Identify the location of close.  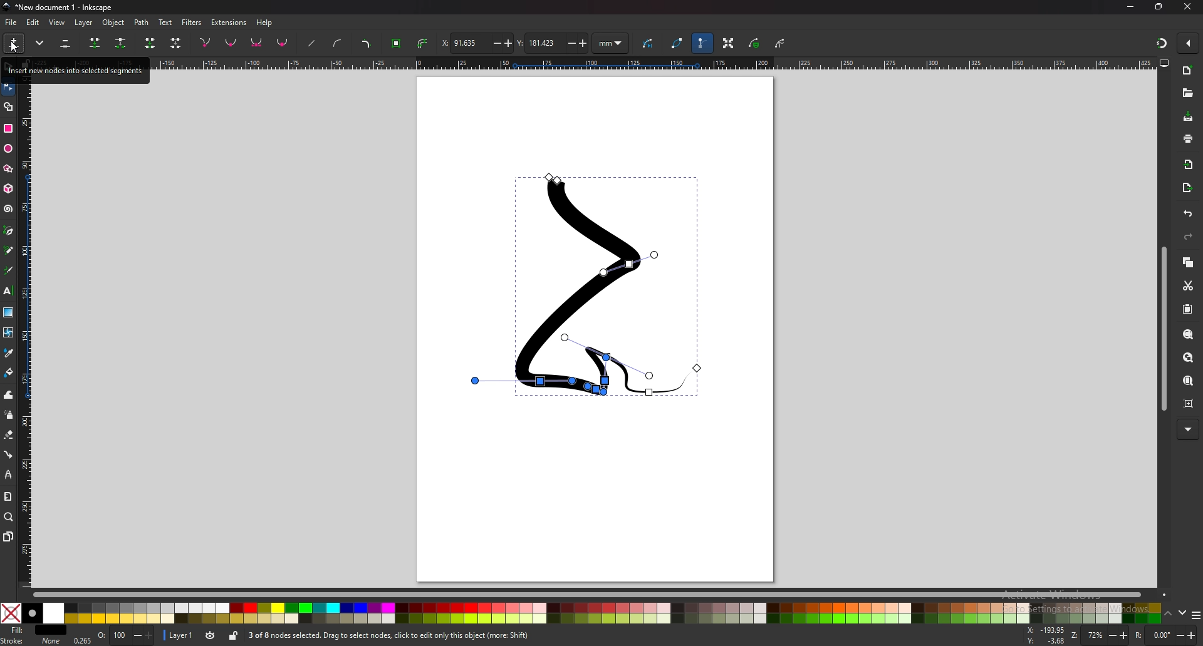
(1187, 7).